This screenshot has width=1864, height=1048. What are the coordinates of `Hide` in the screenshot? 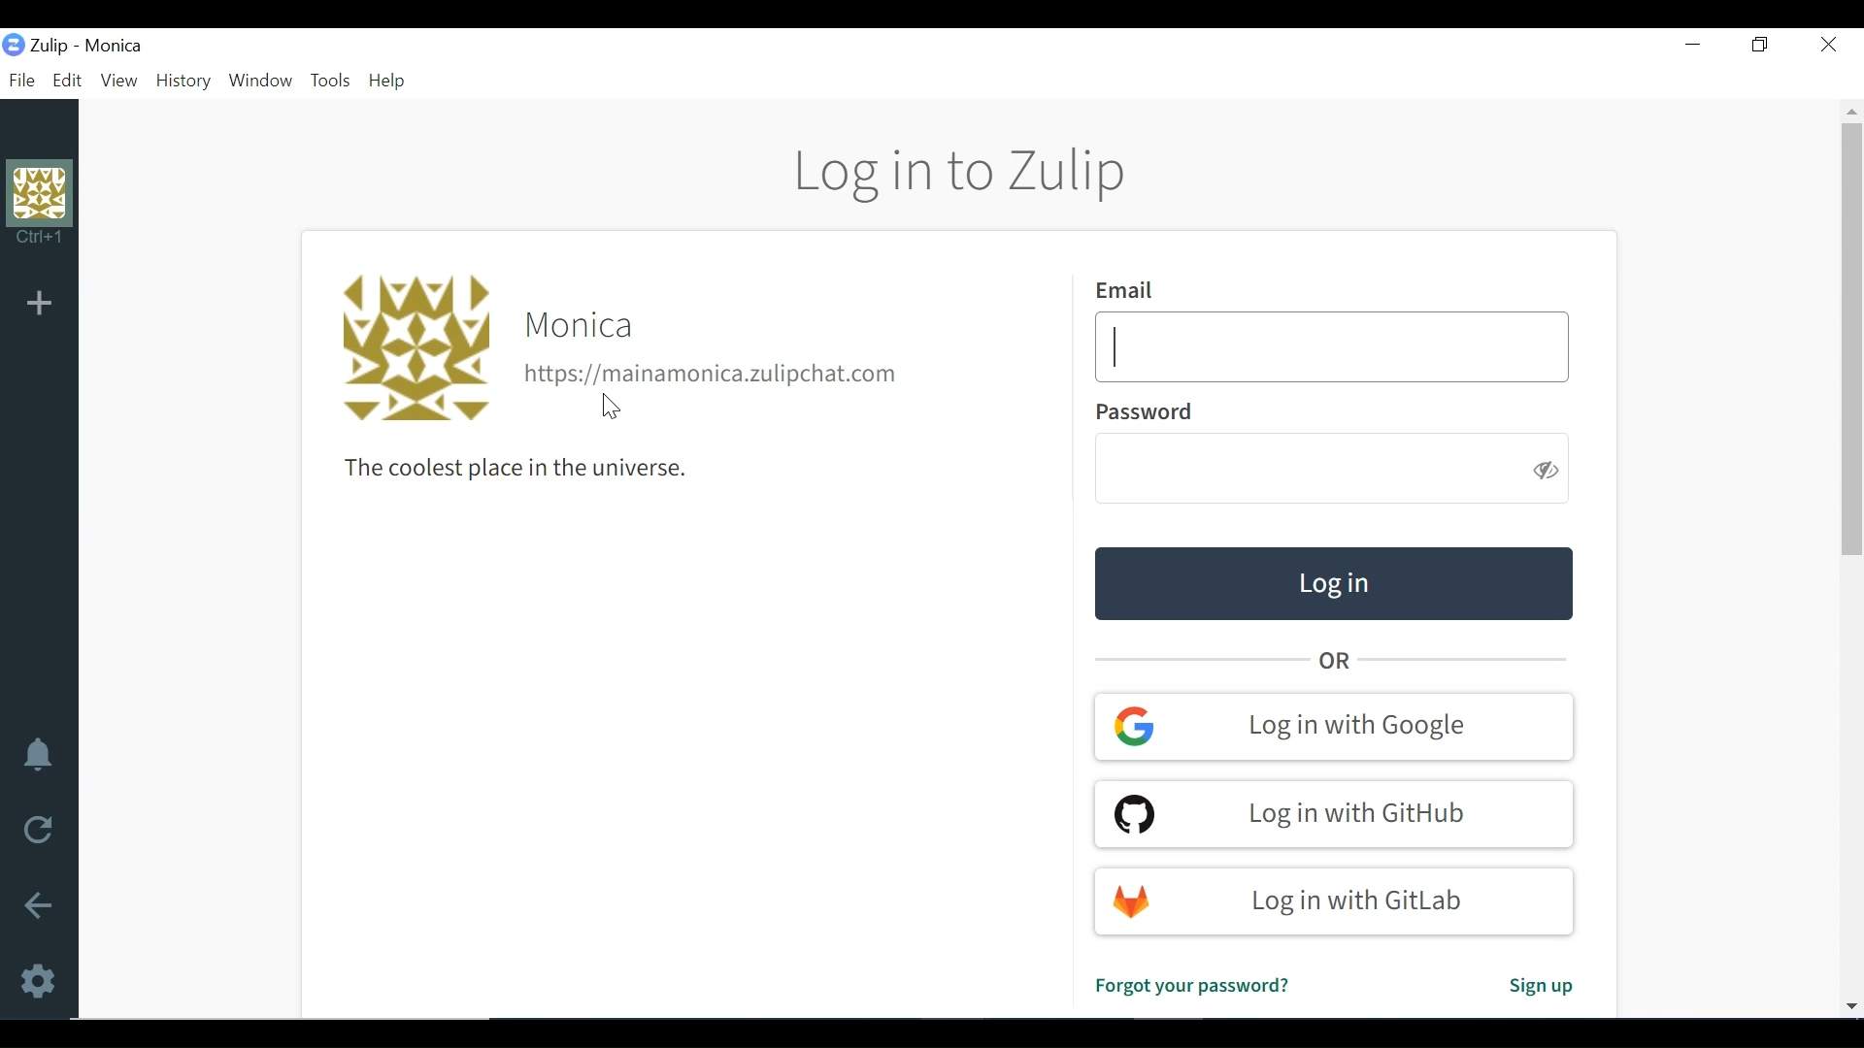 It's located at (1547, 469).